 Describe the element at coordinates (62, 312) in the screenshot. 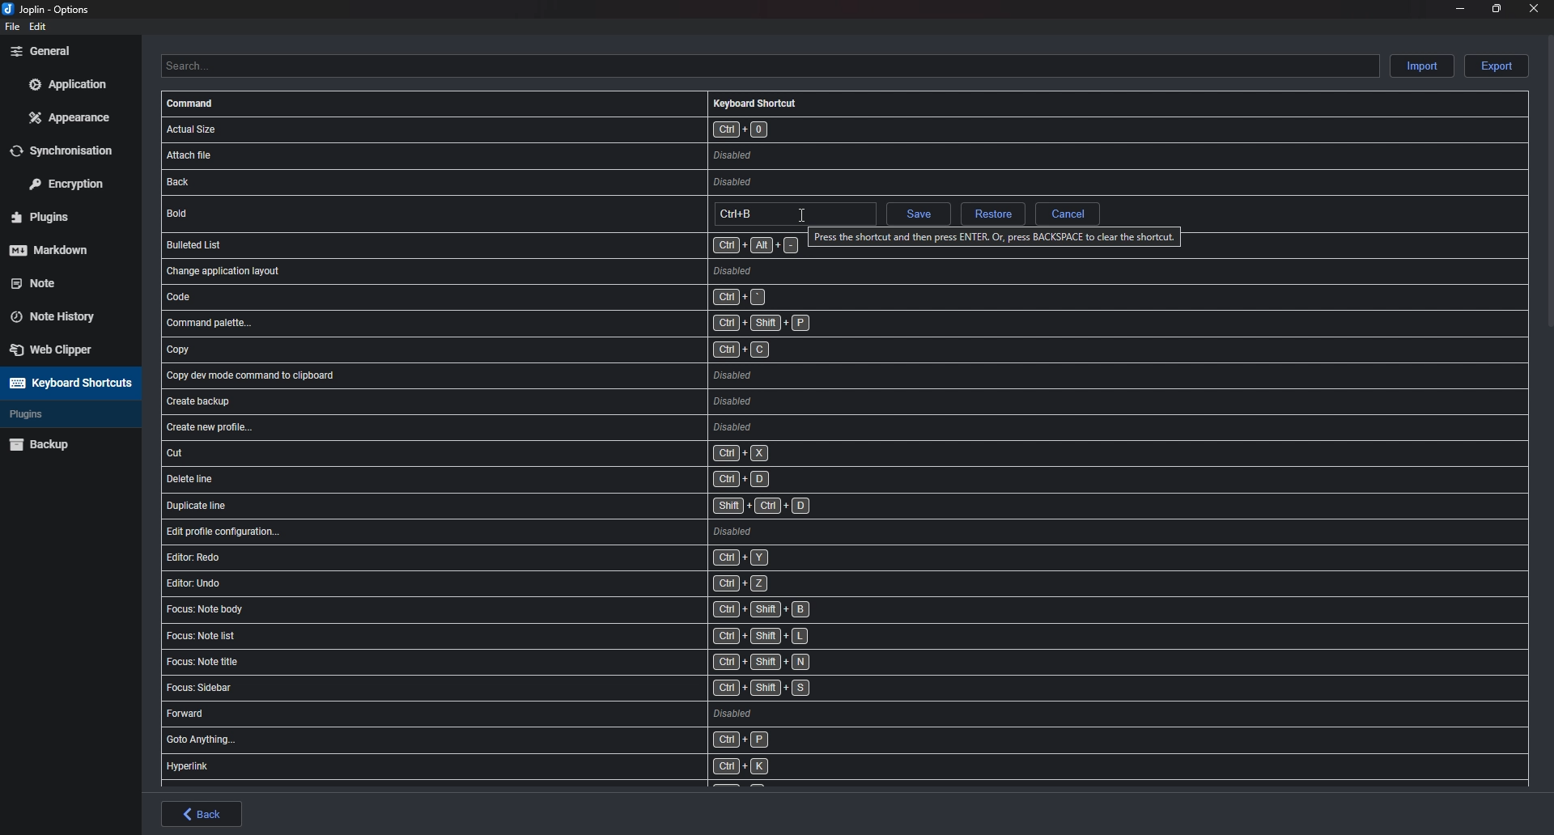

I see `Note history` at that location.